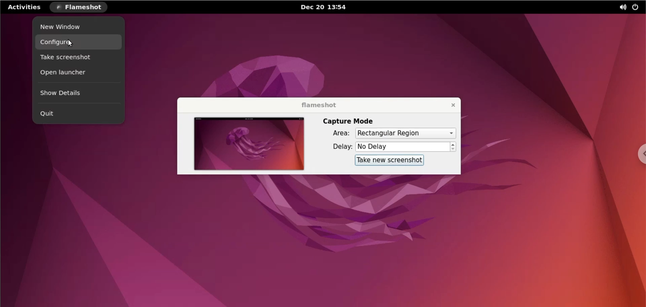  I want to click on configure options, so click(78, 42).